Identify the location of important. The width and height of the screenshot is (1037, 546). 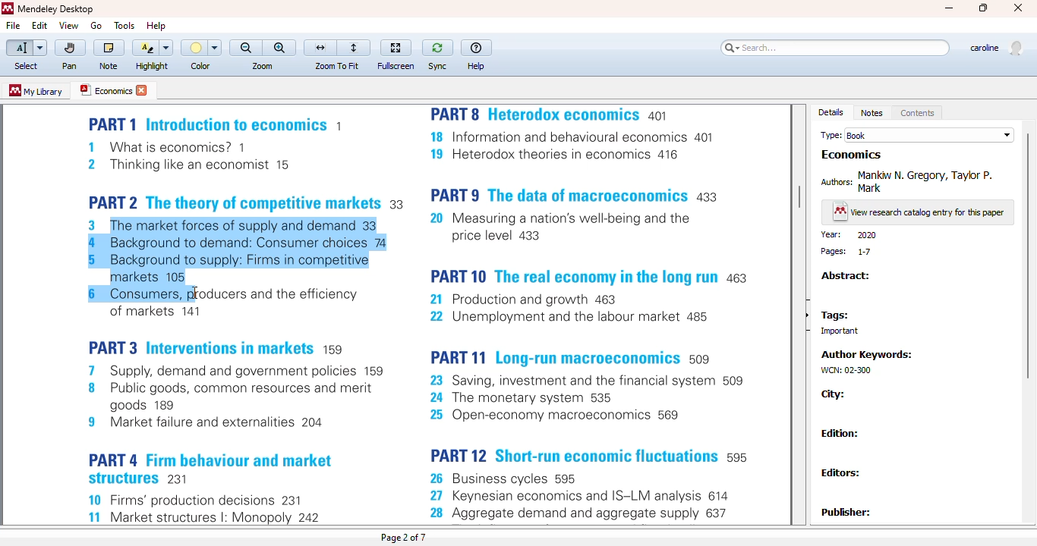
(834, 331).